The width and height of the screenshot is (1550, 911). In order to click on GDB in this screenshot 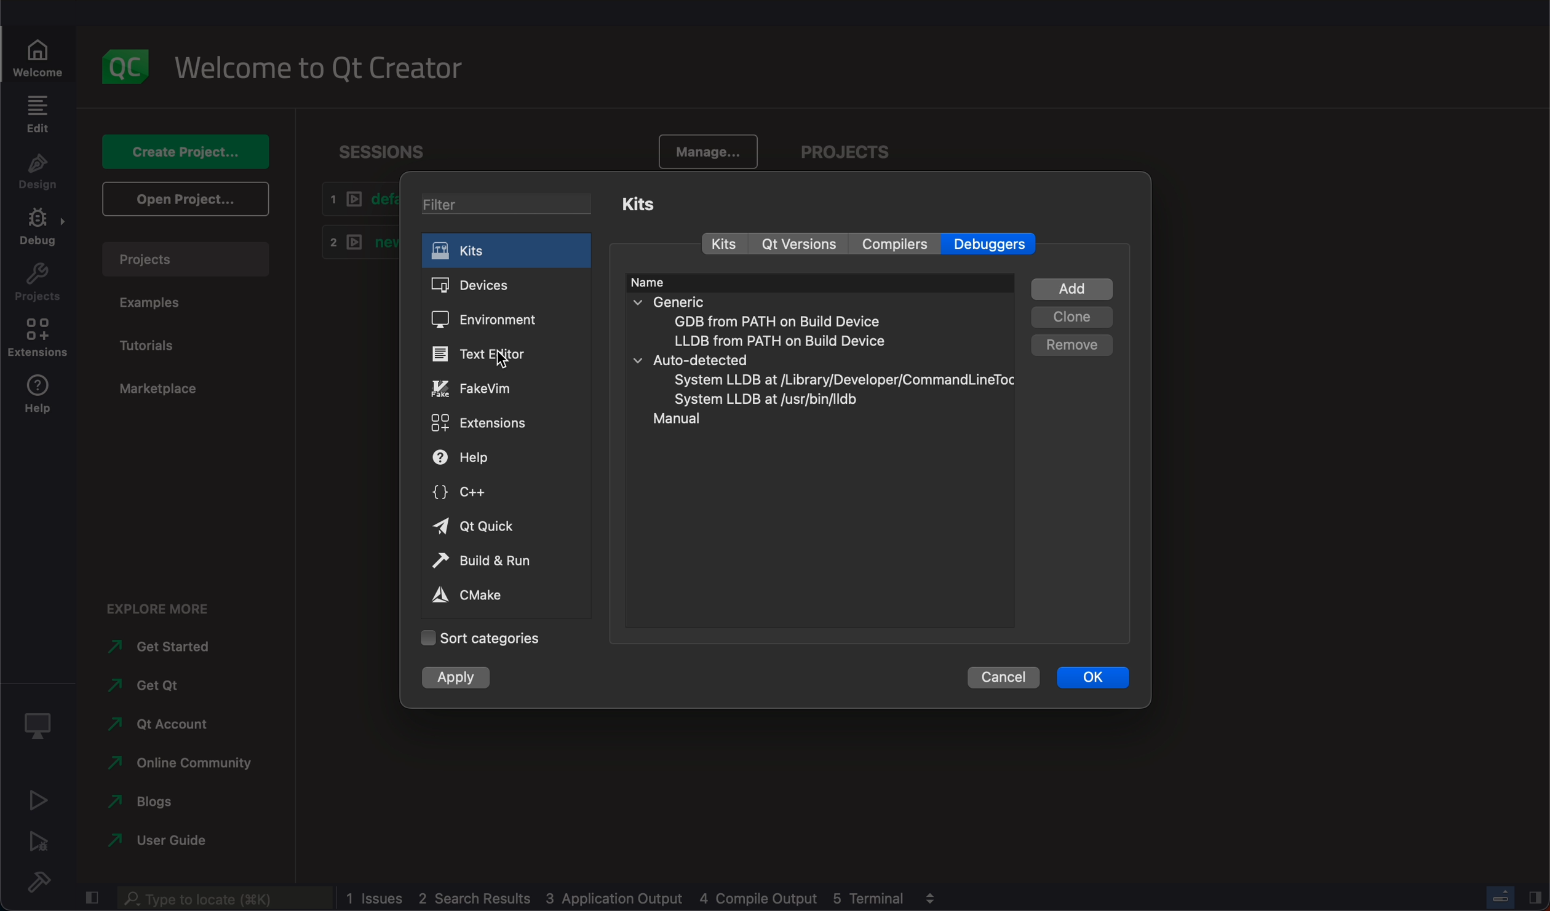, I will do `click(776, 321)`.